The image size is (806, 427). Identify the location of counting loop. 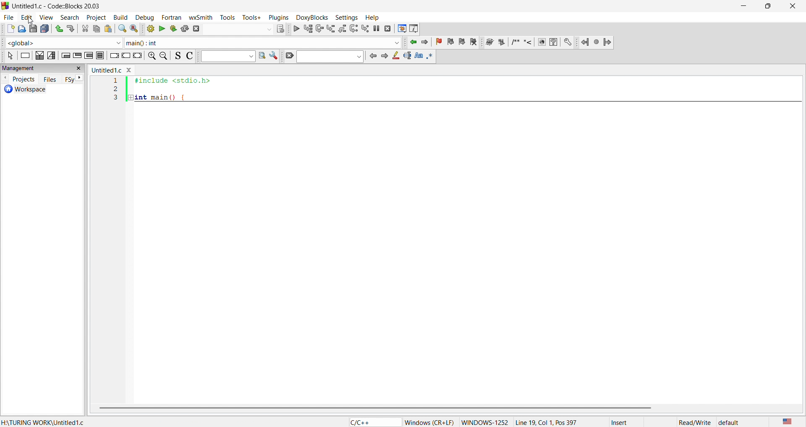
(88, 55).